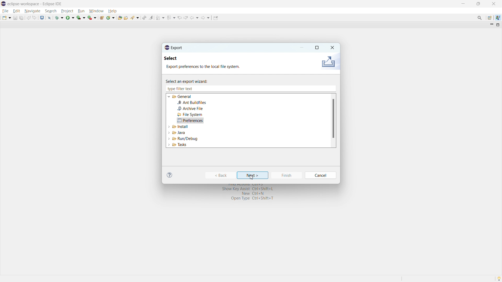 The height and width of the screenshot is (282, 502). Describe the element at coordinates (28, 18) in the screenshot. I see `undo` at that location.